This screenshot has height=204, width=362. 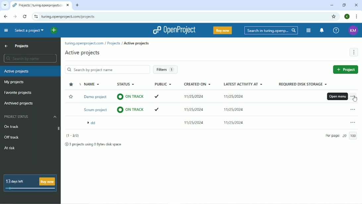 What do you see at coordinates (14, 17) in the screenshot?
I see `Forward` at bounding box center [14, 17].